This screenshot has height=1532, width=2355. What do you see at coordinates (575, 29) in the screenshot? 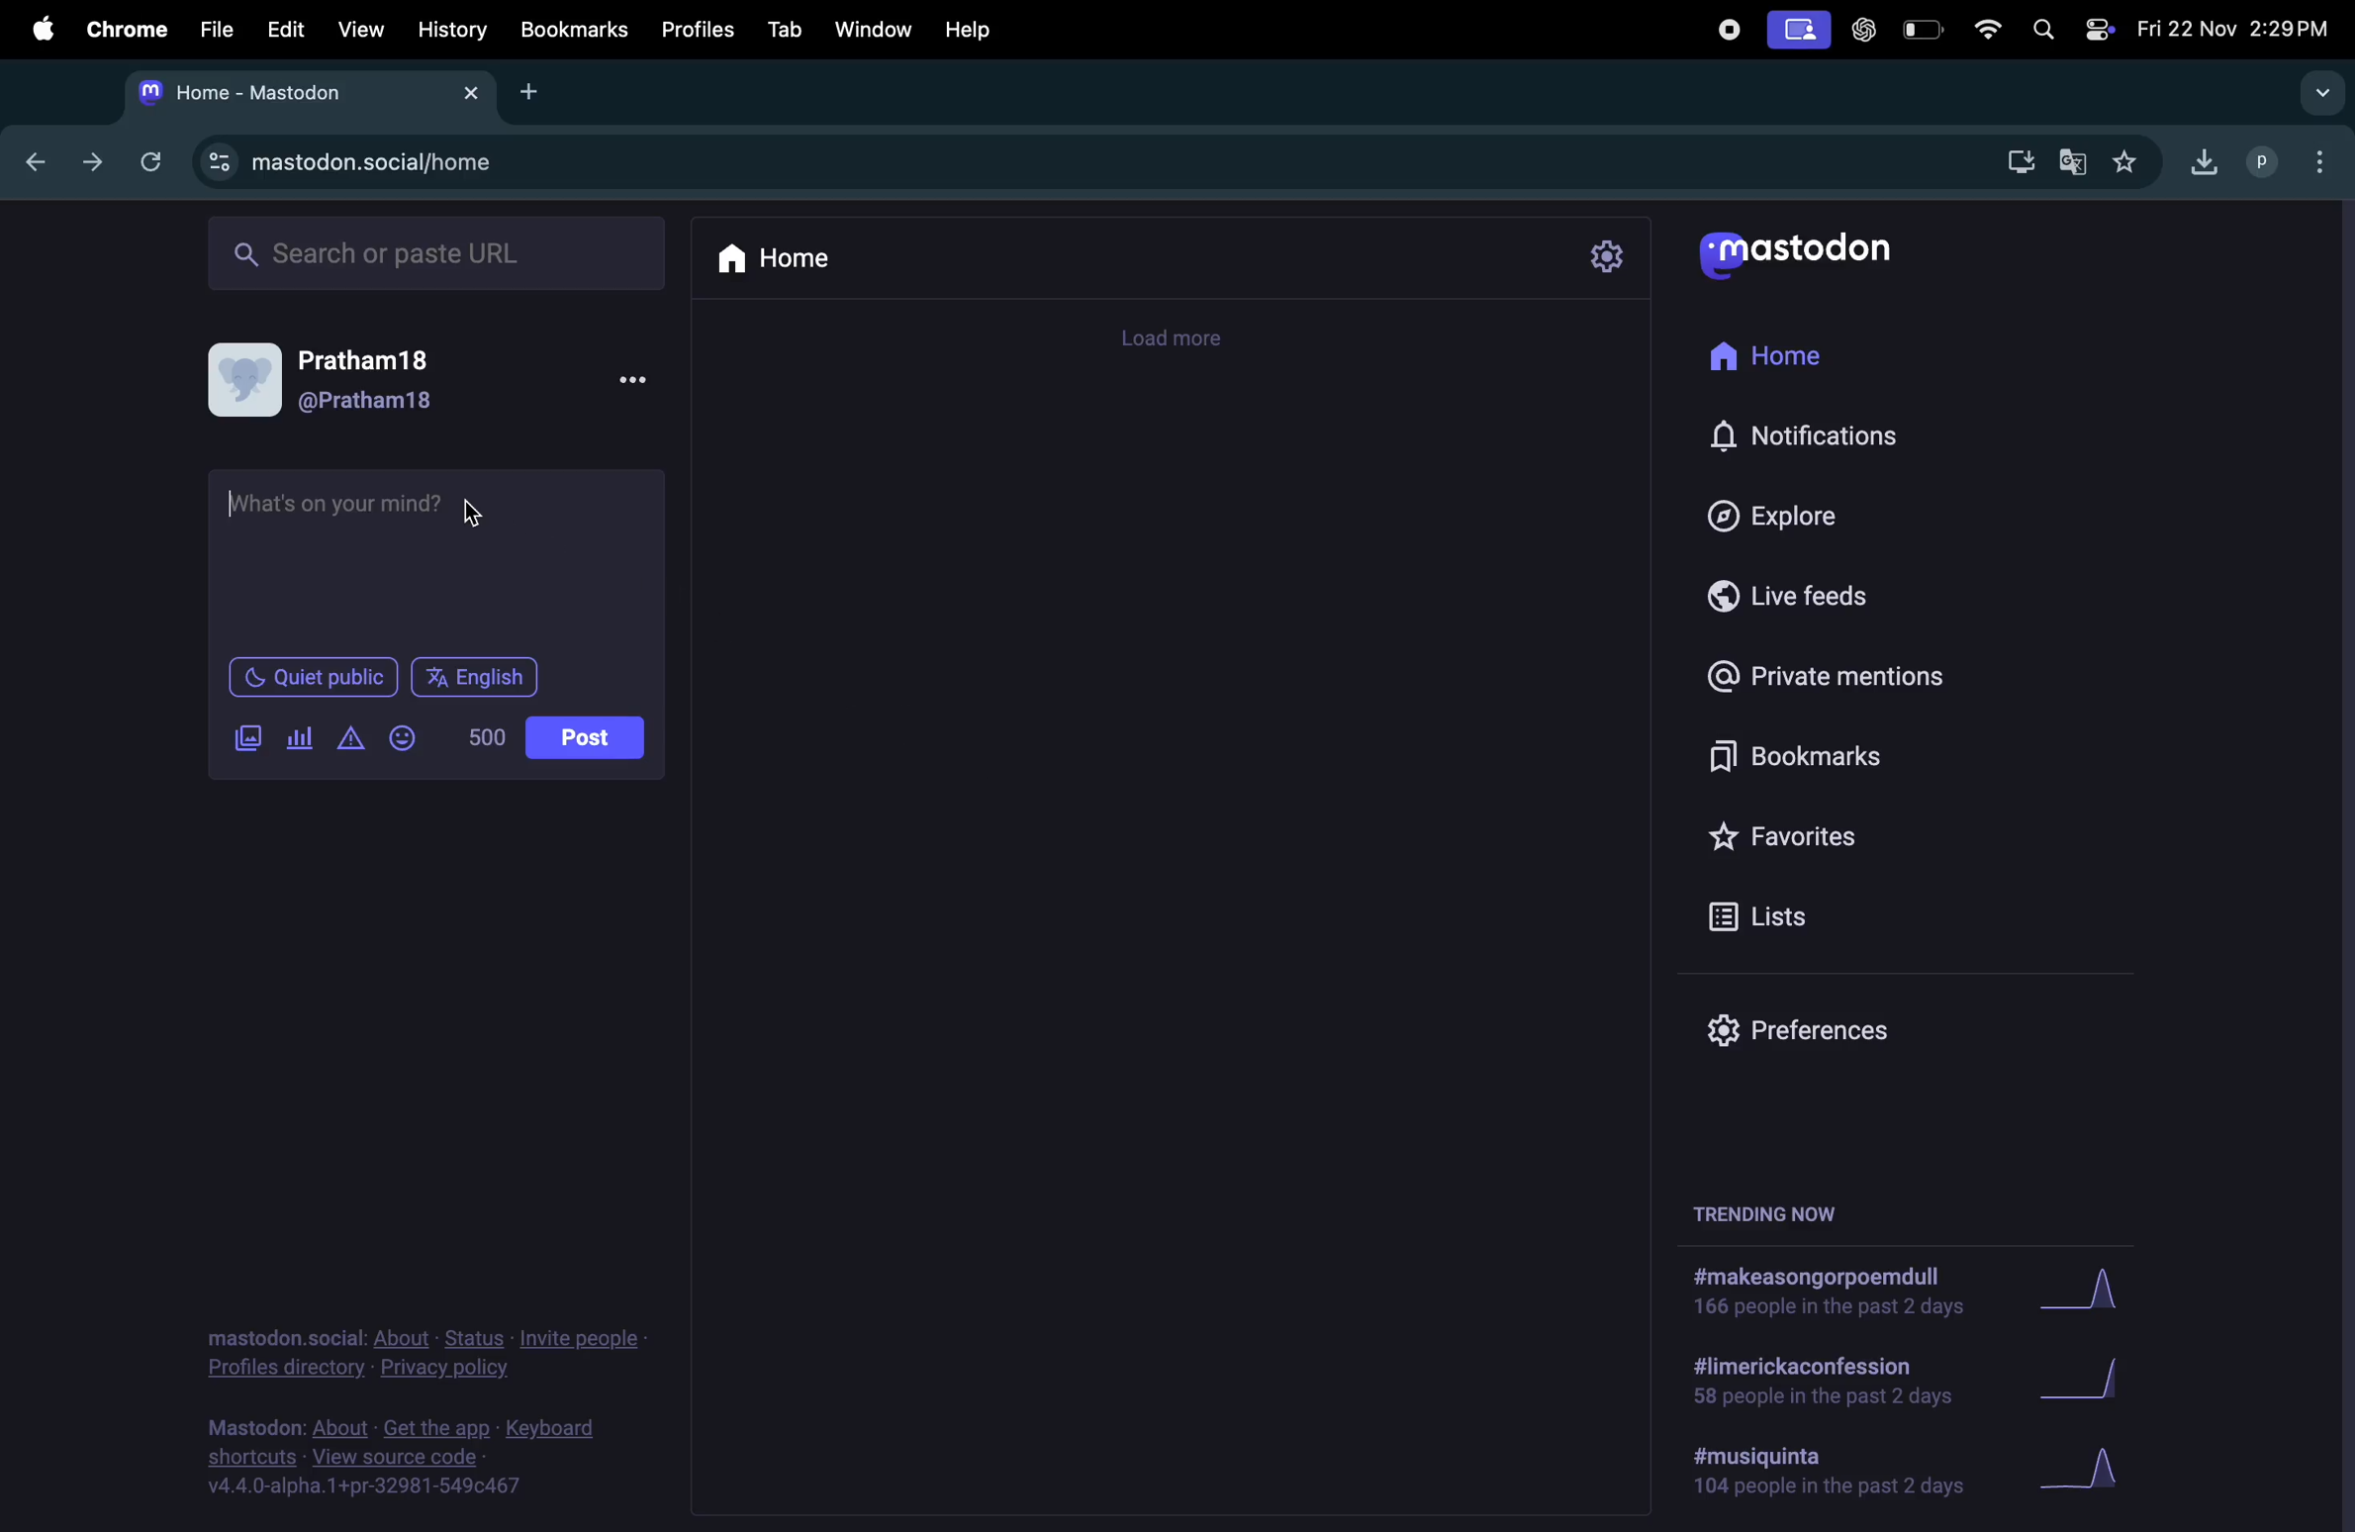
I see `bookmarks` at bounding box center [575, 29].